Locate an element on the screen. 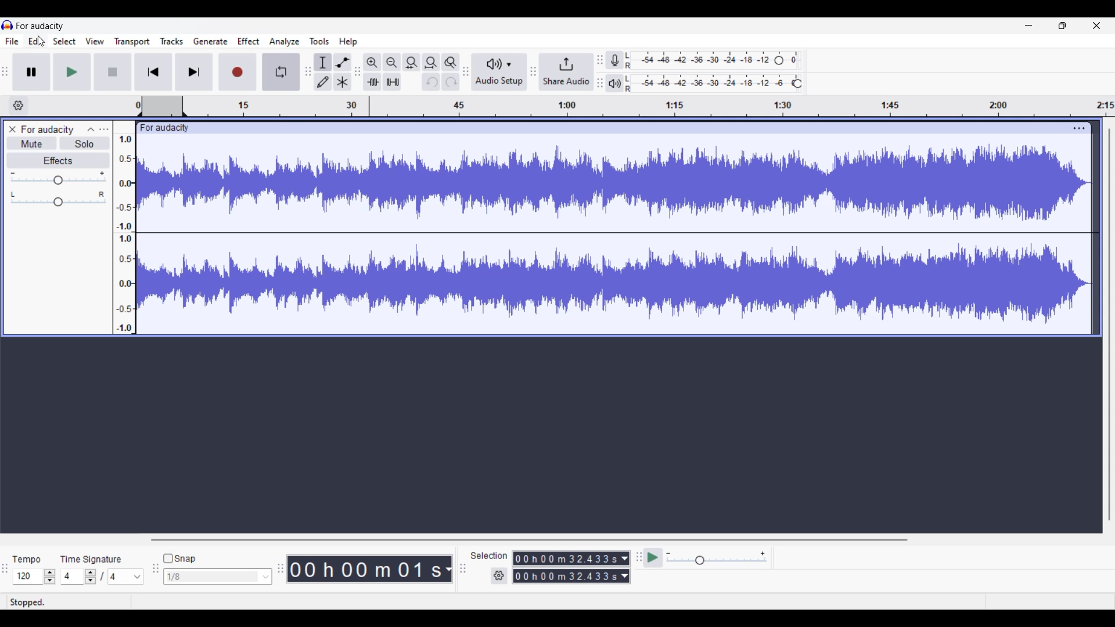 Image resolution: width=1115 pixels, height=627 pixels. Selection tool is located at coordinates (323, 62).